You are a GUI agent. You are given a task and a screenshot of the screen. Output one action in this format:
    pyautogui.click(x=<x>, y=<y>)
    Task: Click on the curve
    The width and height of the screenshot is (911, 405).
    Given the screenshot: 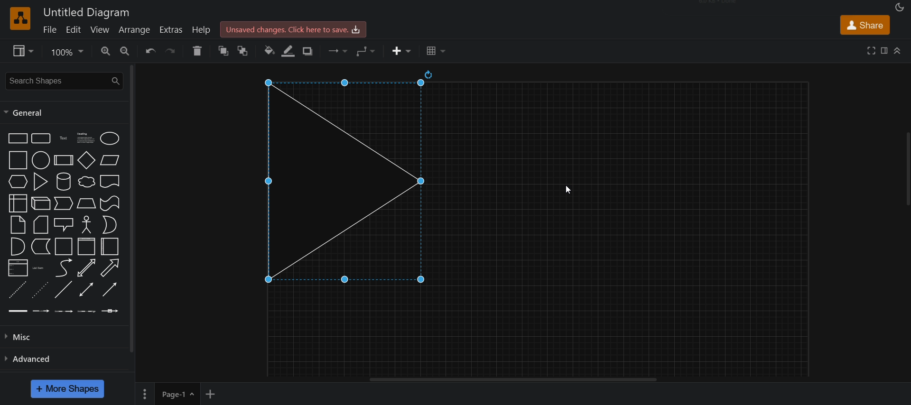 What is the action you would take?
    pyautogui.click(x=61, y=267)
    